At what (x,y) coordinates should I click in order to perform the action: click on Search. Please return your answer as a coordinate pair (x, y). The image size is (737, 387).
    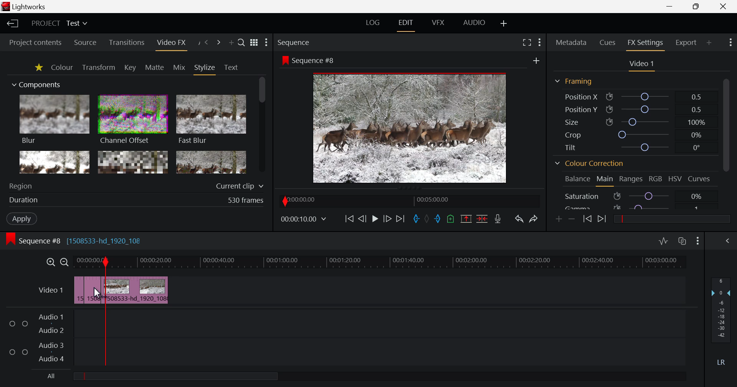
    Looking at the image, I should click on (242, 43).